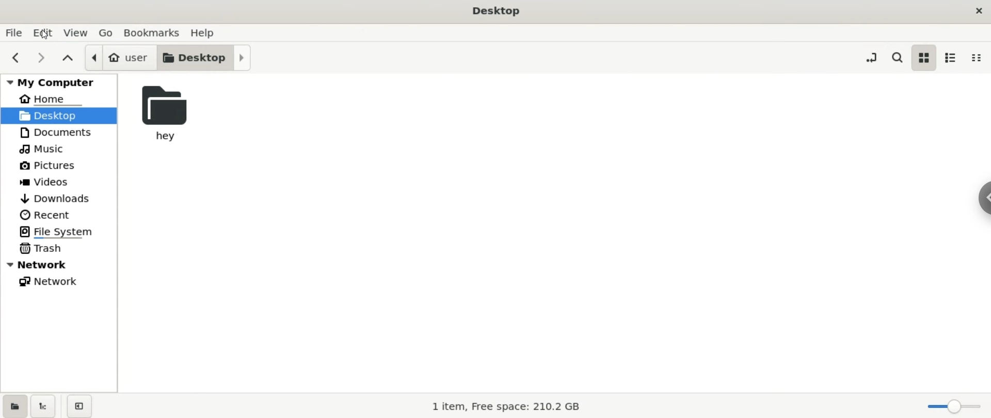 This screenshot has width=991, height=418. What do you see at coordinates (203, 58) in the screenshot?
I see `desktop` at bounding box center [203, 58].